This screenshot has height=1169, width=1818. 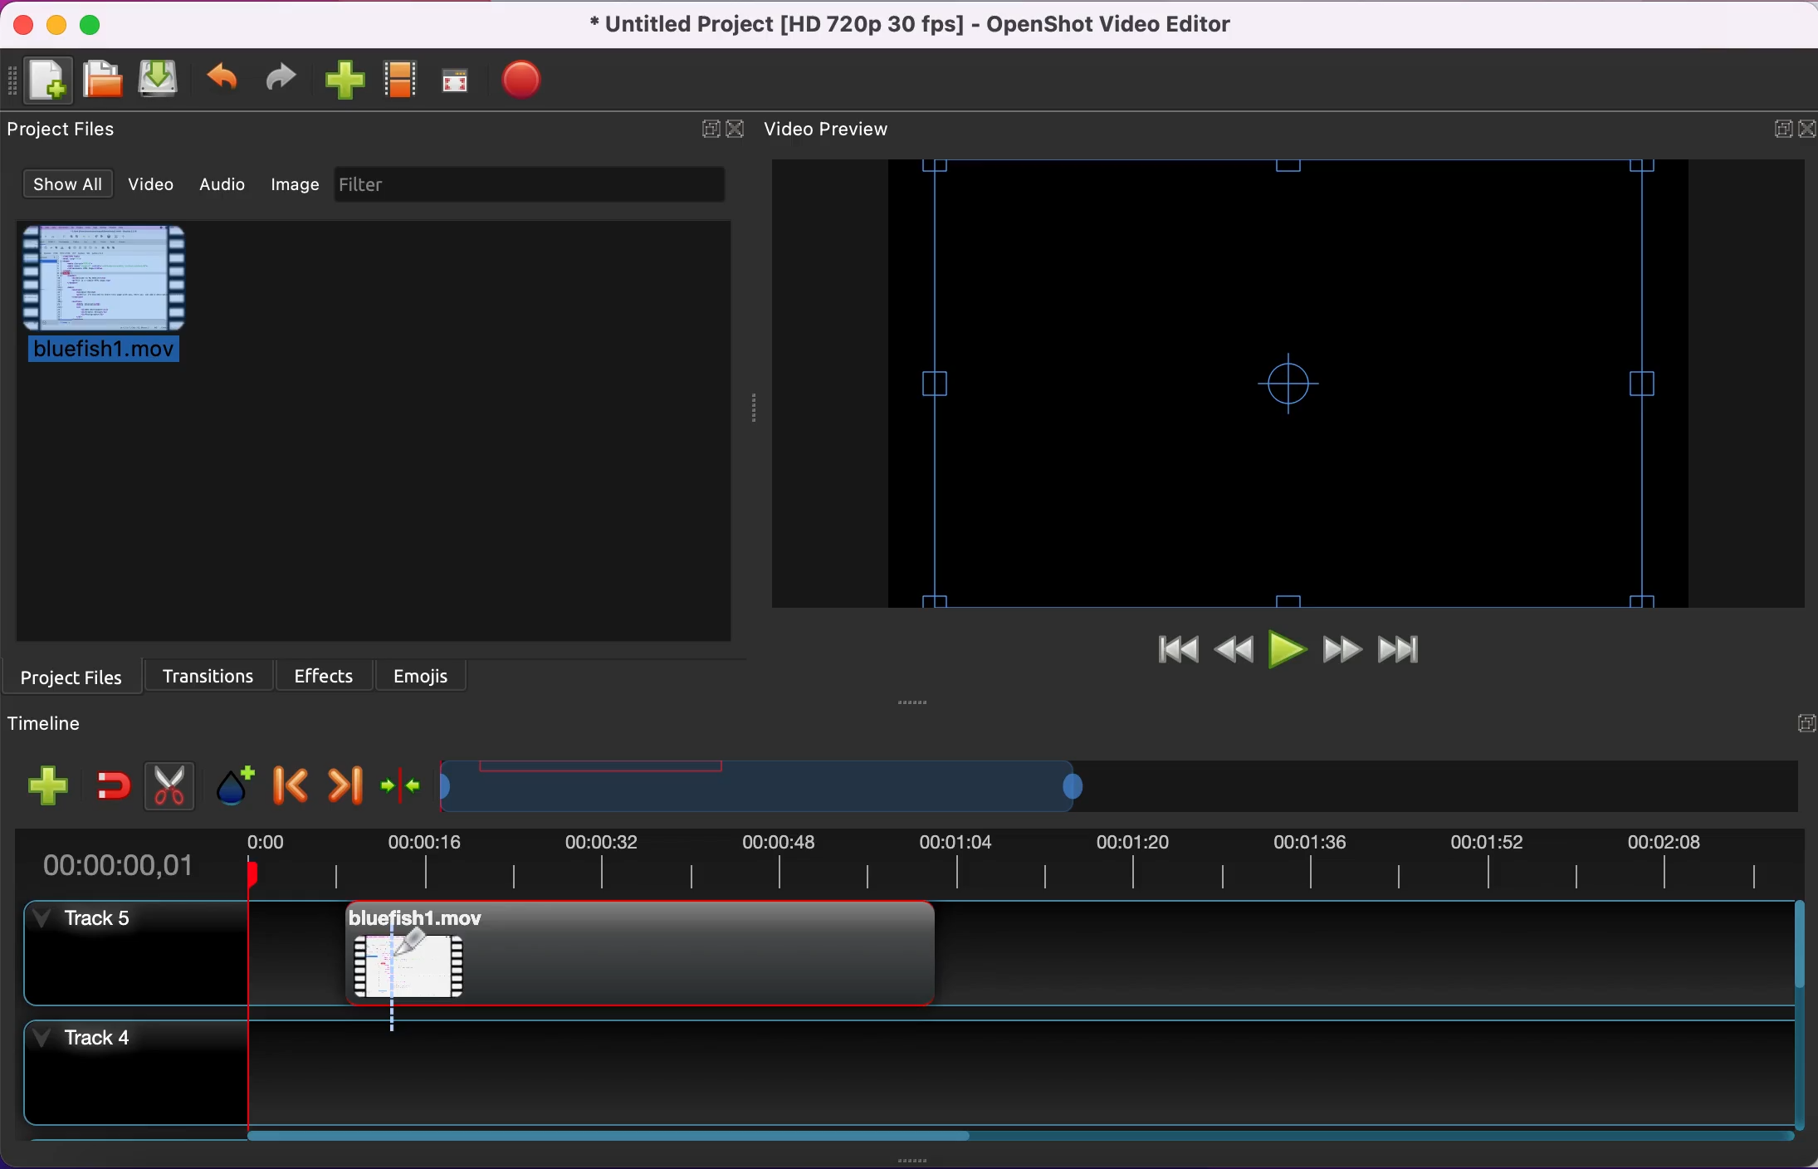 What do you see at coordinates (114, 301) in the screenshot?
I see `file selected` at bounding box center [114, 301].